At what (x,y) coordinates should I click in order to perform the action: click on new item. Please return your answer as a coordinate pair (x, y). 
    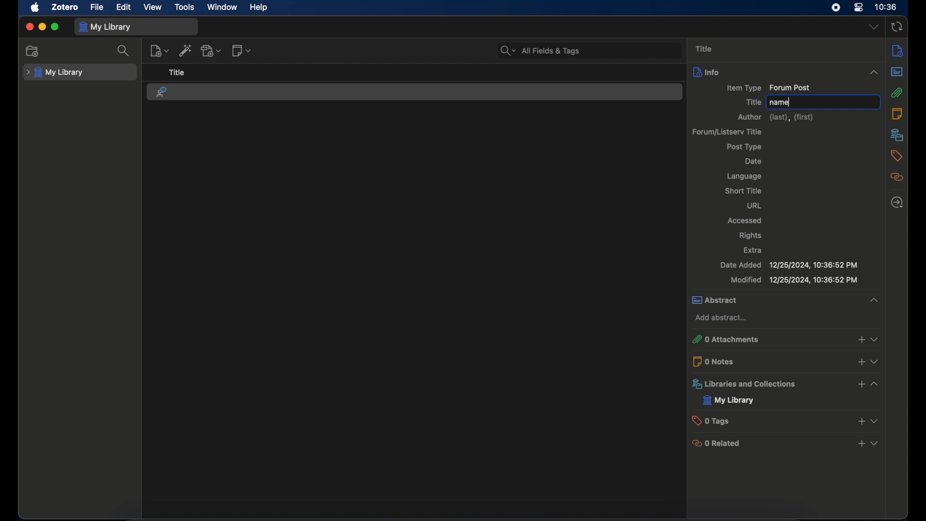
    Looking at the image, I should click on (160, 51).